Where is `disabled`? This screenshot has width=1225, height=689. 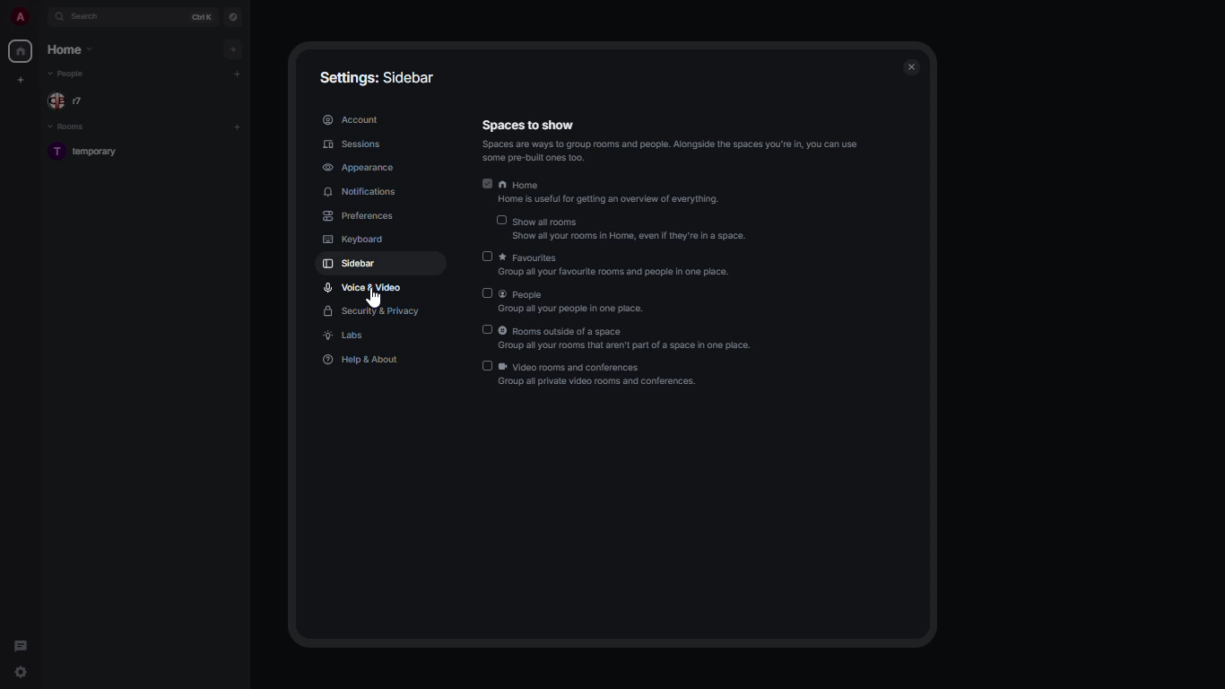 disabled is located at coordinates (487, 328).